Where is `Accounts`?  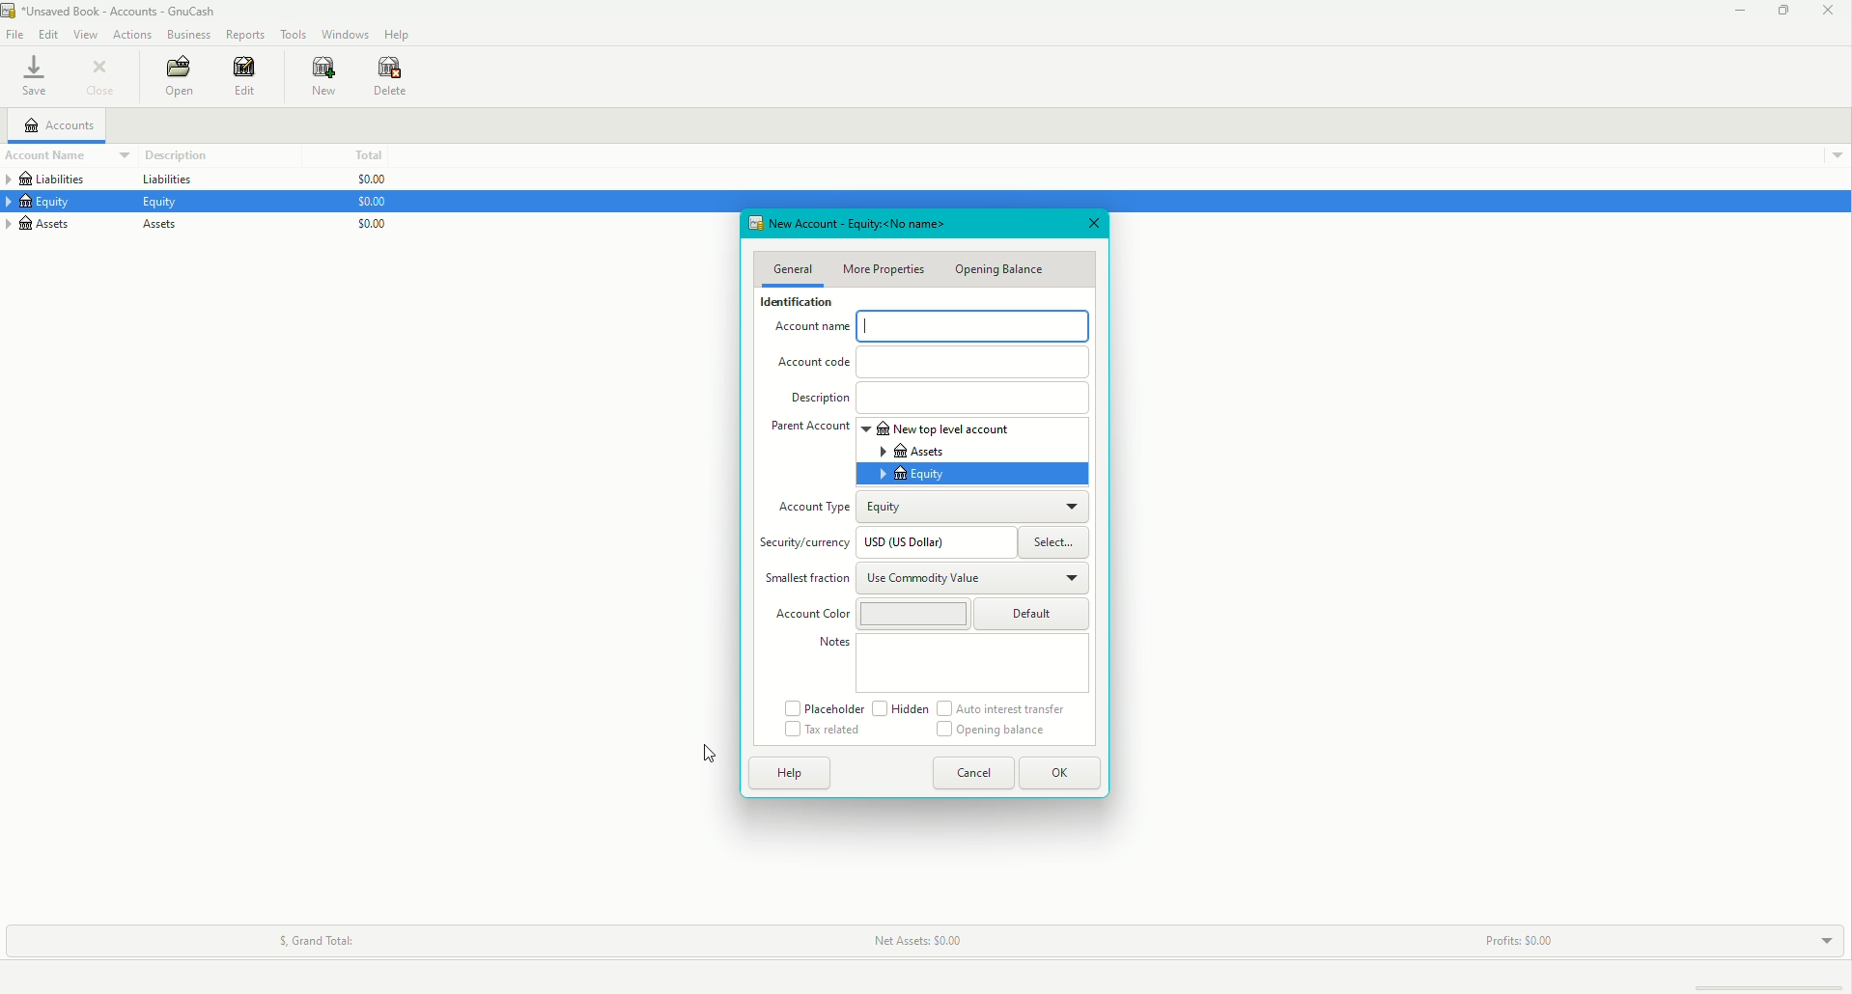
Accounts is located at coordinates (59, 125).